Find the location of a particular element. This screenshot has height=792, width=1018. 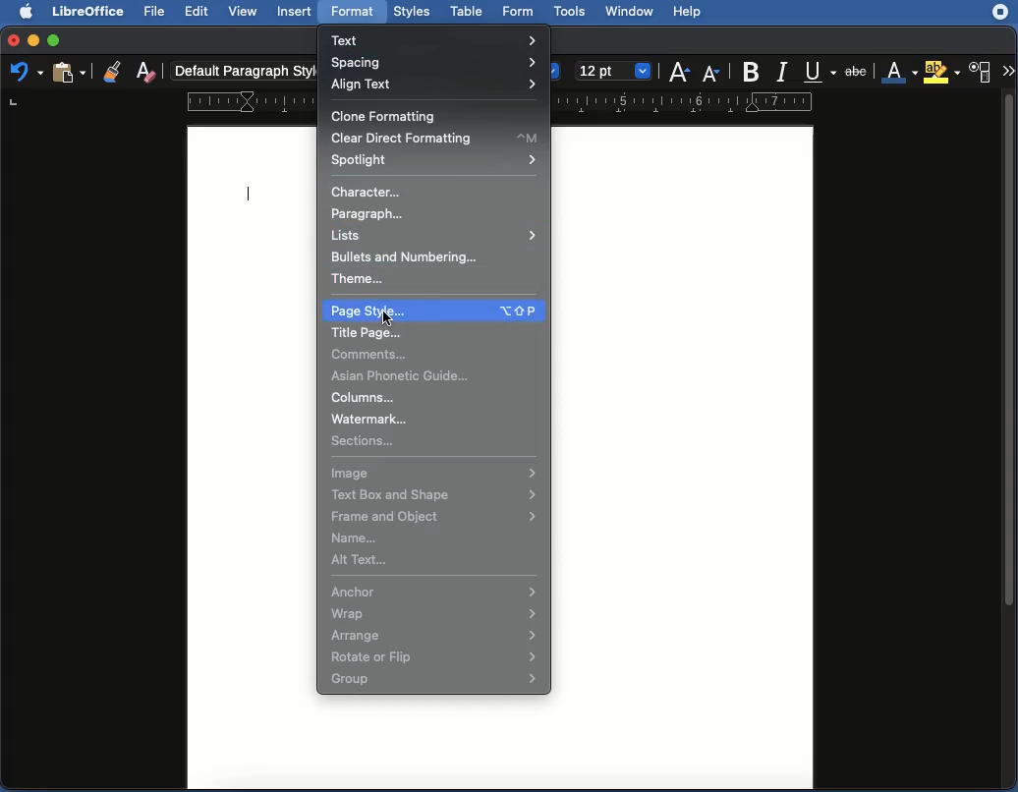

Clipboard is located at coordinates (71, 75).